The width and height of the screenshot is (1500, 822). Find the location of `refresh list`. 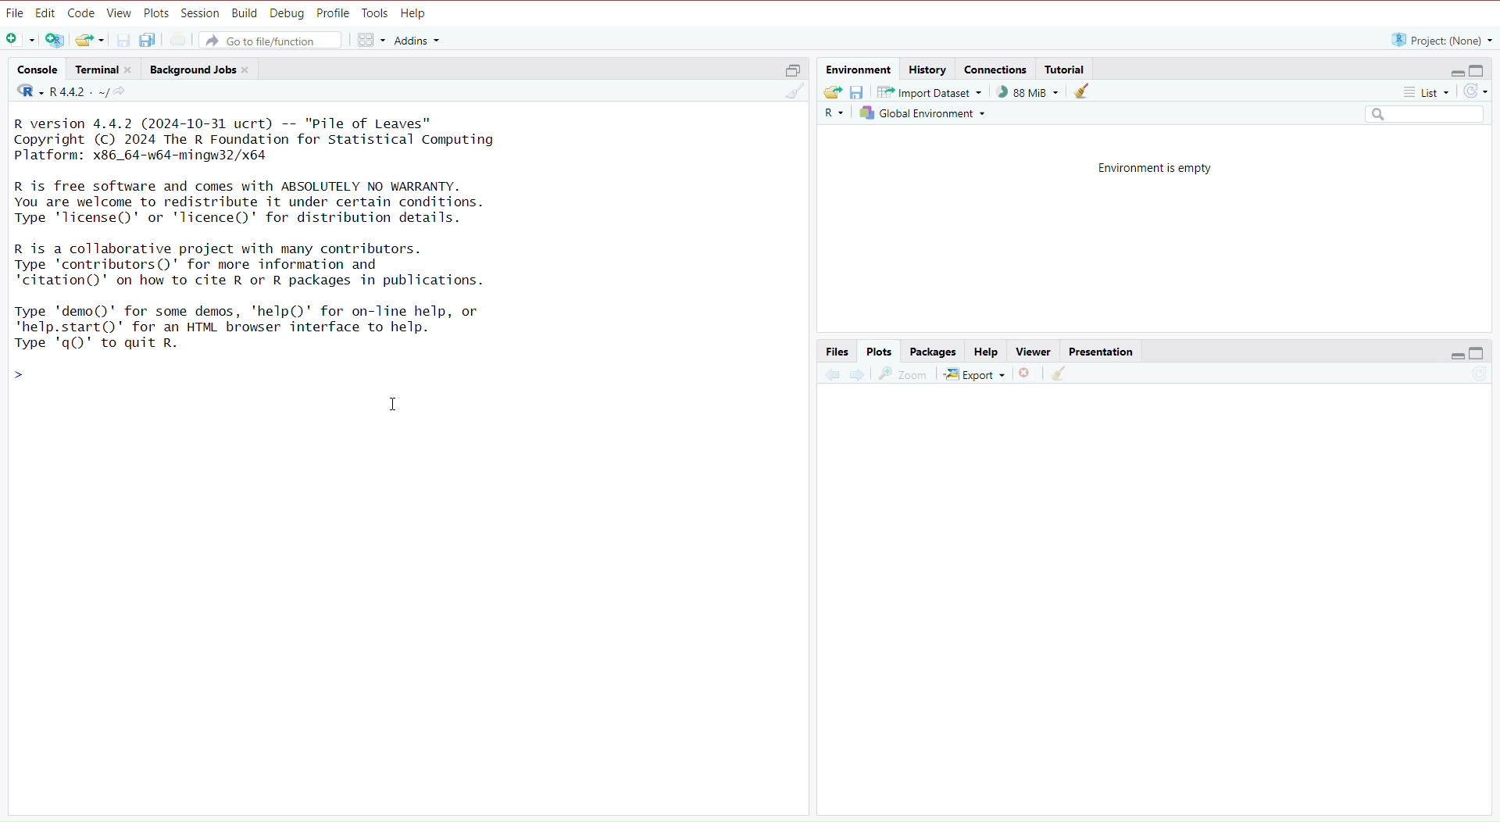

refresh list is located at coordinates (1476, 91).